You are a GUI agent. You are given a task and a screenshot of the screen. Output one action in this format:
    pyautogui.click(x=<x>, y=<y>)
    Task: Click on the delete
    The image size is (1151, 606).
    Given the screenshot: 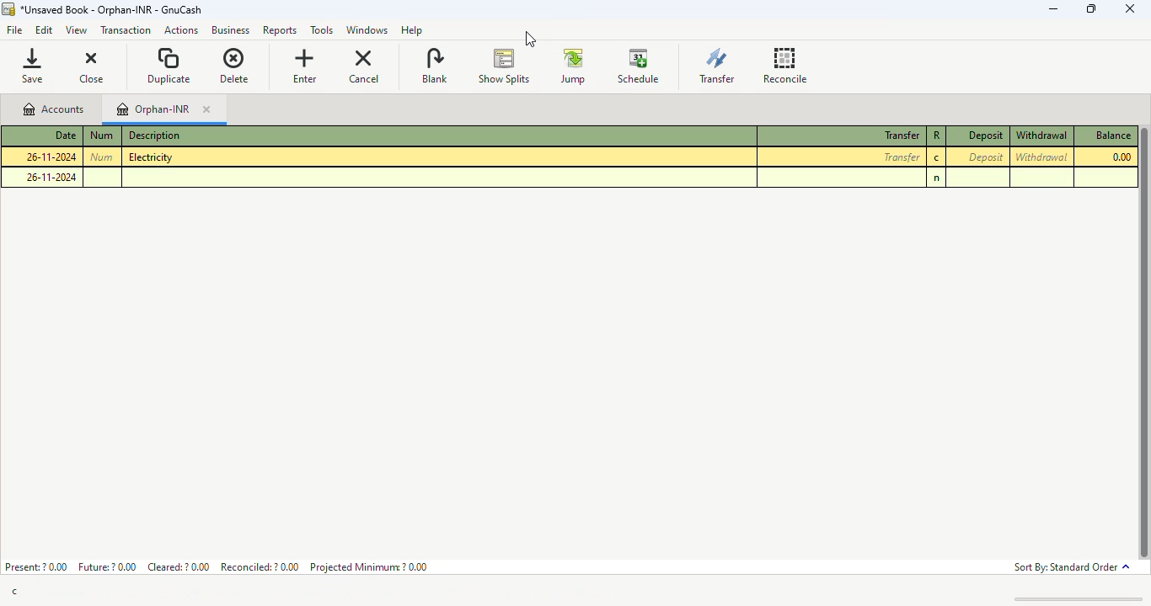 What is the action you would take?
    pyautogui.click(x=234, y=66)
    